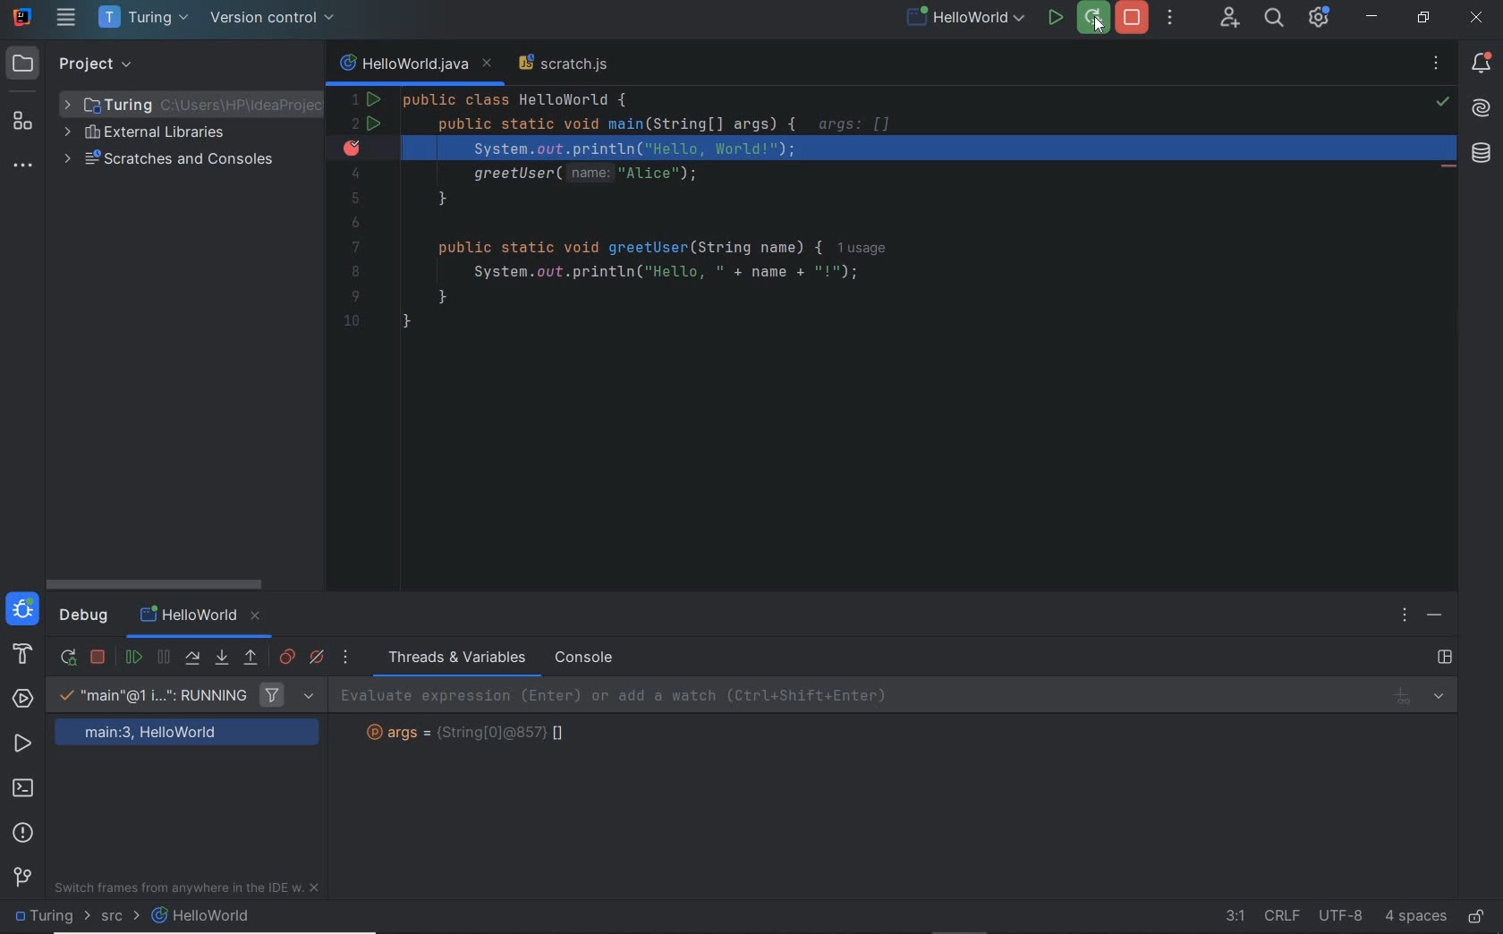  I want to click on no problems highlighted, so click(1445, 102).